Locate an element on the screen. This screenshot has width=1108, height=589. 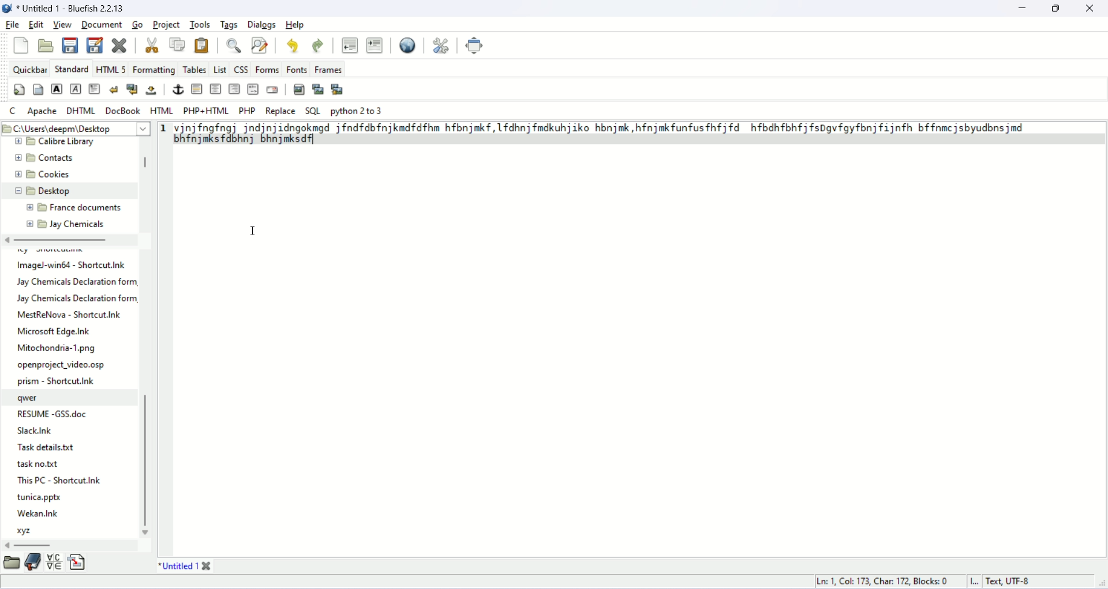
line number is located at coordinates (163, 130).